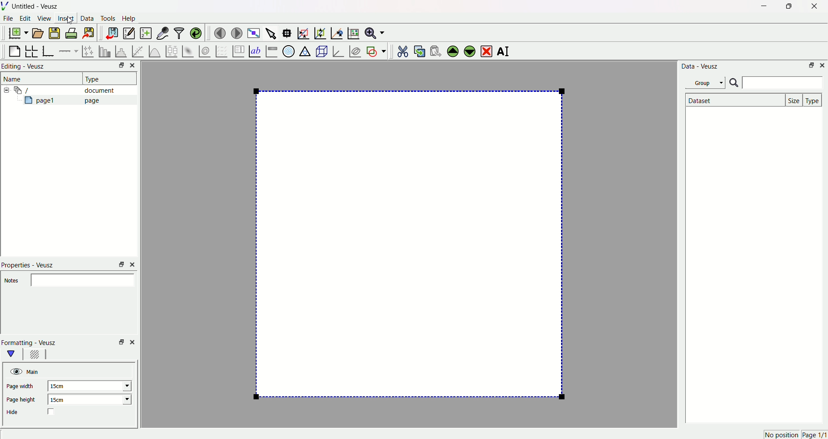 The image size is (828, 439). What do you see at coordinates (132, 341) in the screenshot?
I see `close` at bounding box center [132, 341].